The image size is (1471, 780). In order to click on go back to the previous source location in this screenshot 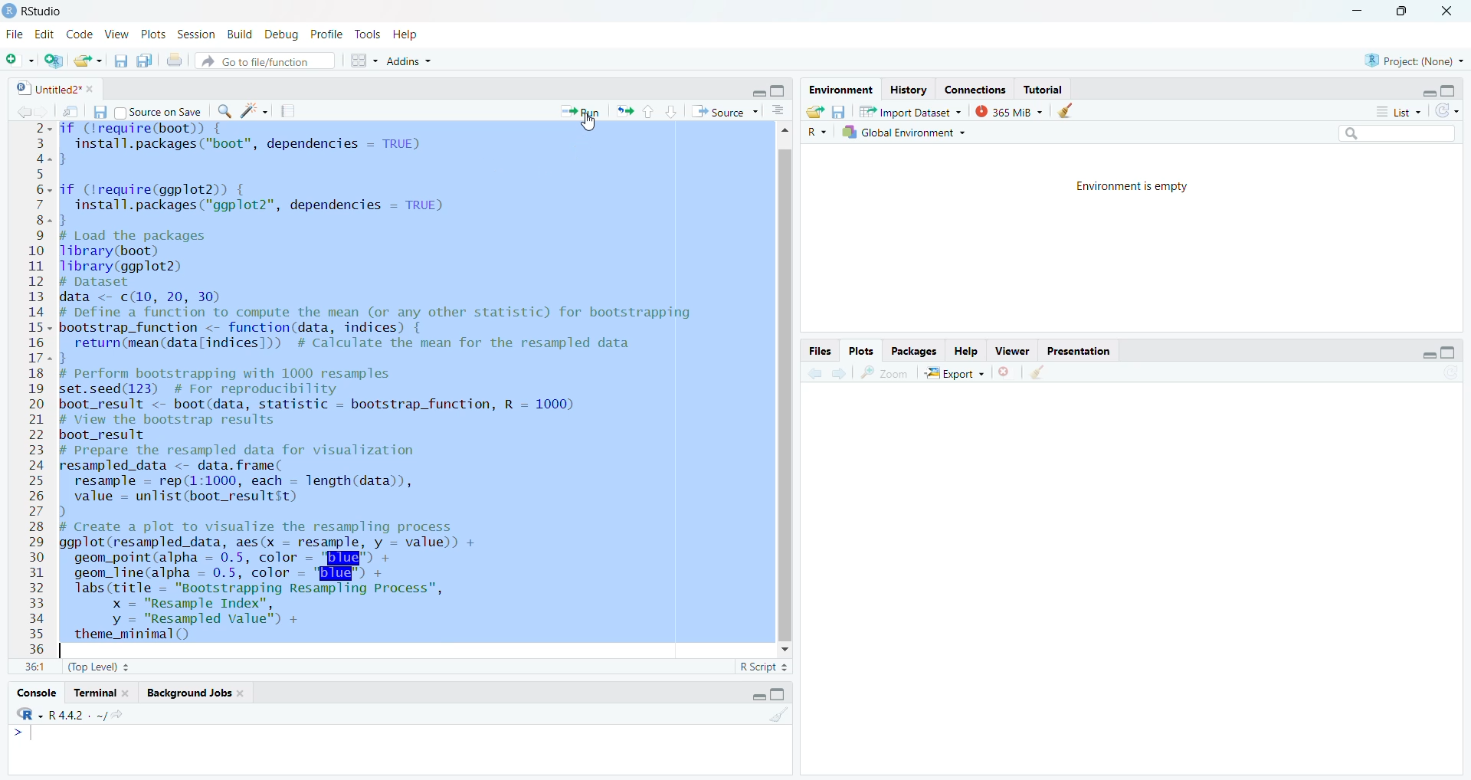, I will do `click(20, 111)`.